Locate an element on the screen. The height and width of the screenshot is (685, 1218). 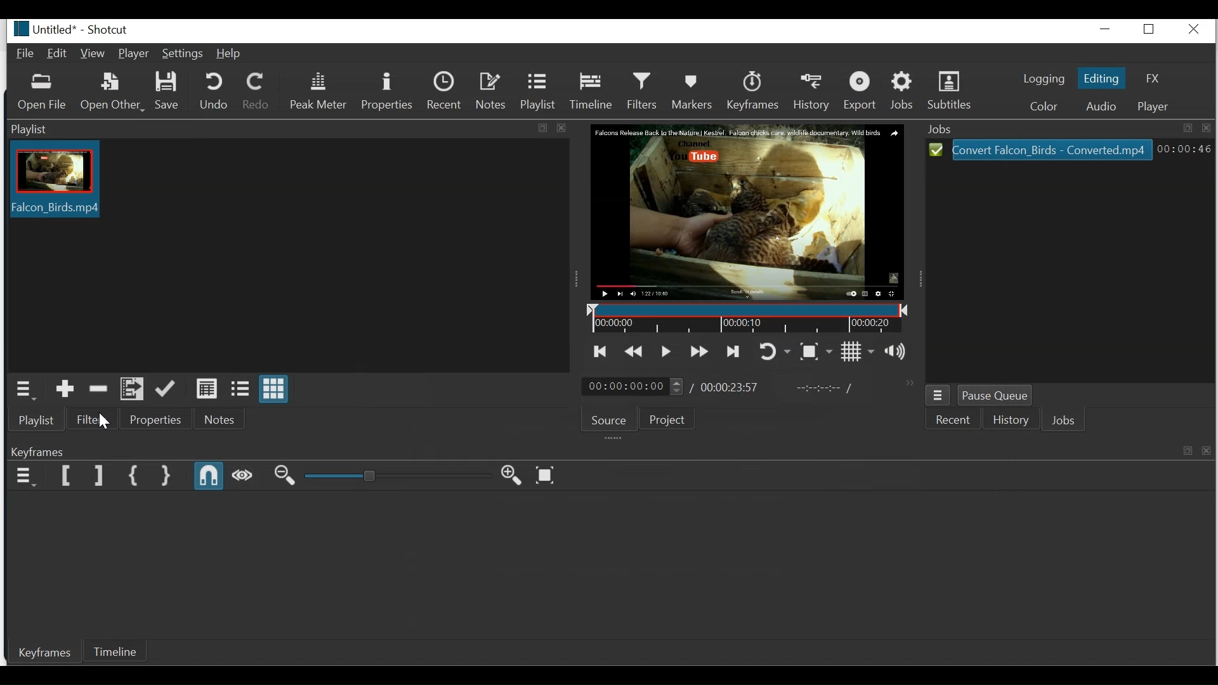
Open File  is located at coordinates (43, 93).